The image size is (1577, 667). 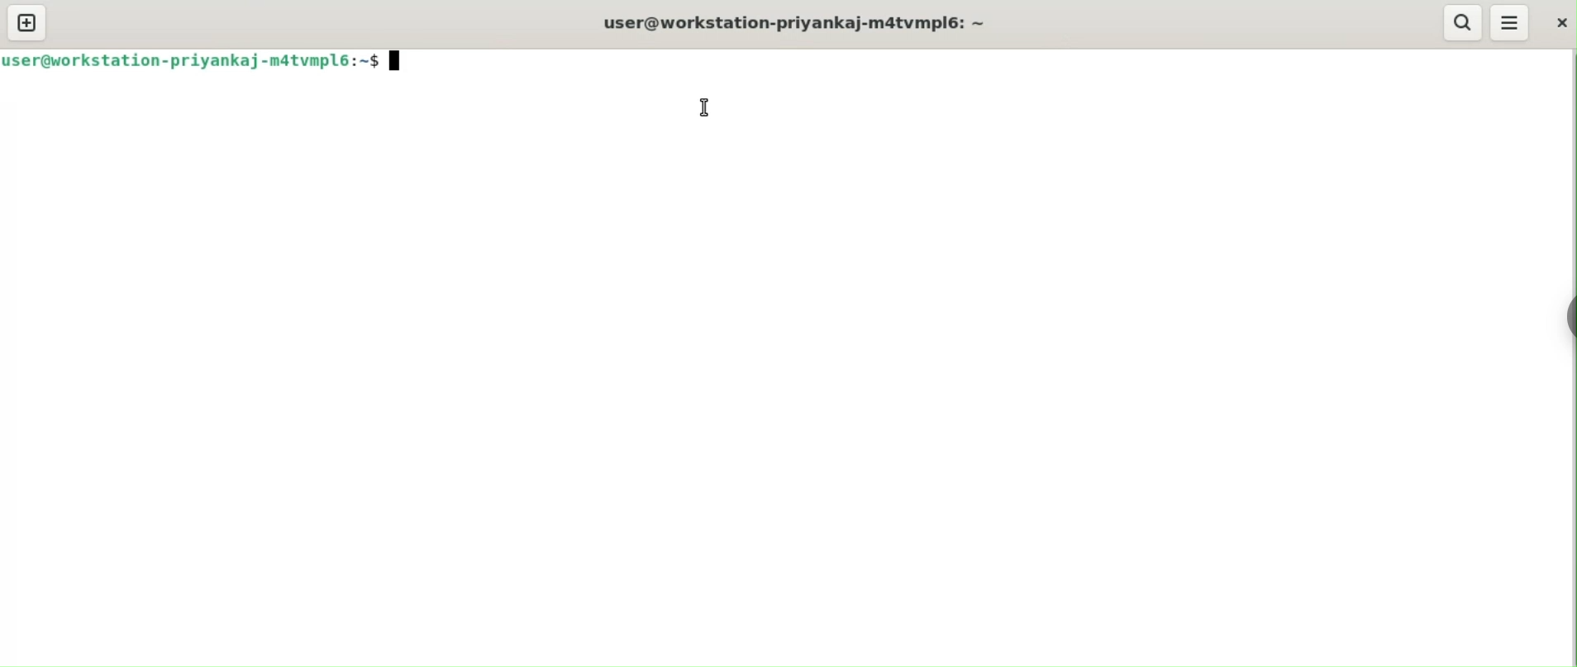 I want to click on search, so click(x=1462, y=22).